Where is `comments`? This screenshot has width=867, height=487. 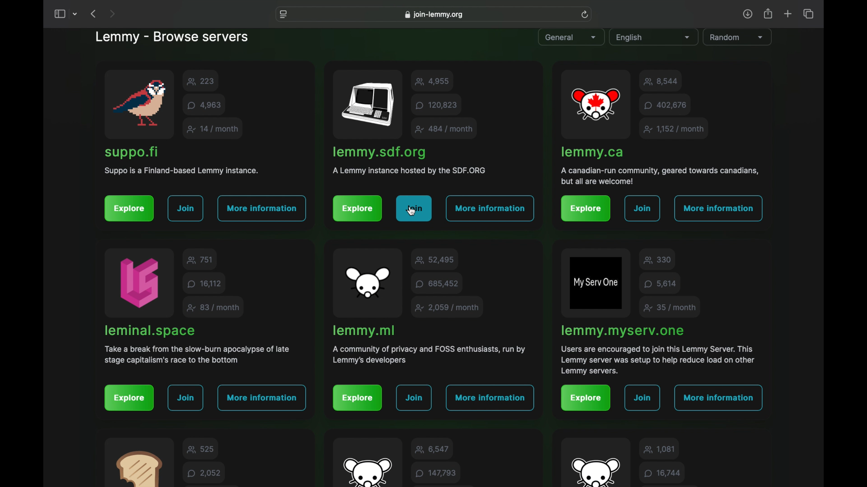
comments is located at coordinates (660, 284).